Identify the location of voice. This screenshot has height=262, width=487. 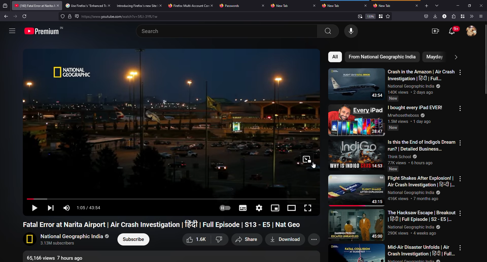
(352, 31).